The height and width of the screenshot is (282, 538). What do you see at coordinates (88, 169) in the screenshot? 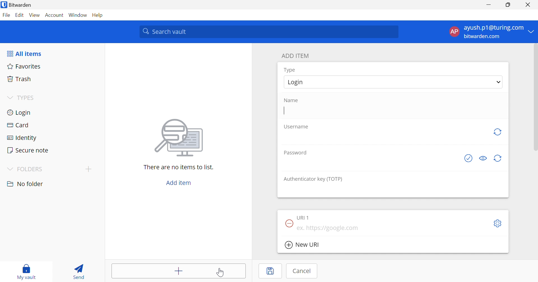
I see `Drop Down` at bounding box center [88, 169].